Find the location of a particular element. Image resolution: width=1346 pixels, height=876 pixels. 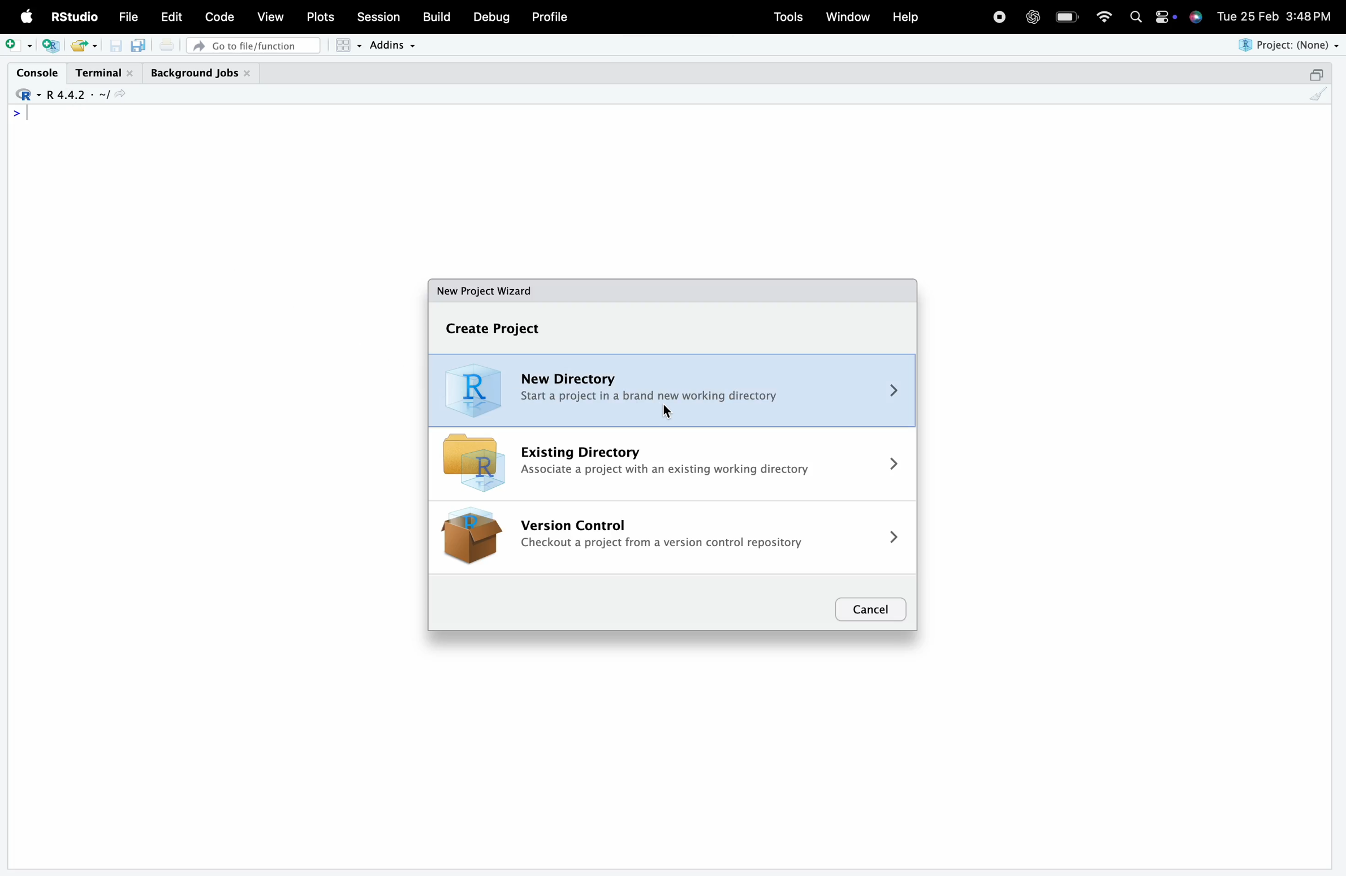

stop is located at coordinates (999, 15).